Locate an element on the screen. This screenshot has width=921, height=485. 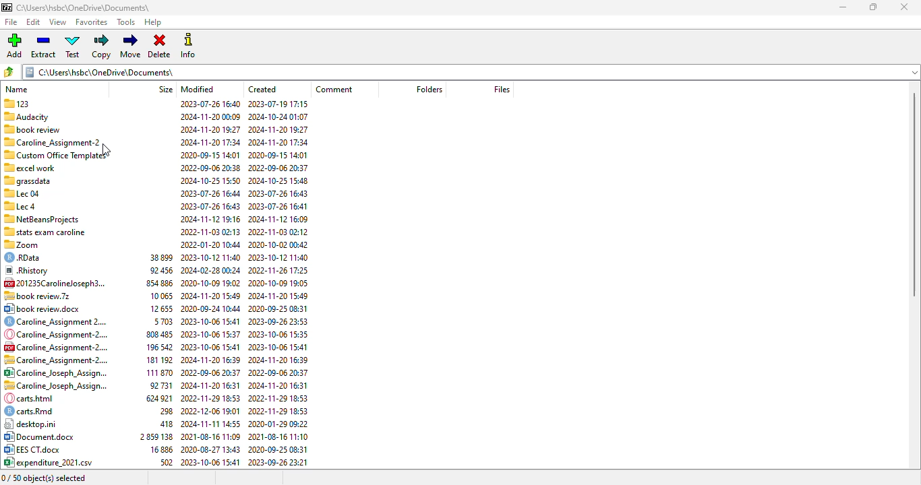
2024-11-2017:34 is located at coordinates (283, 142).